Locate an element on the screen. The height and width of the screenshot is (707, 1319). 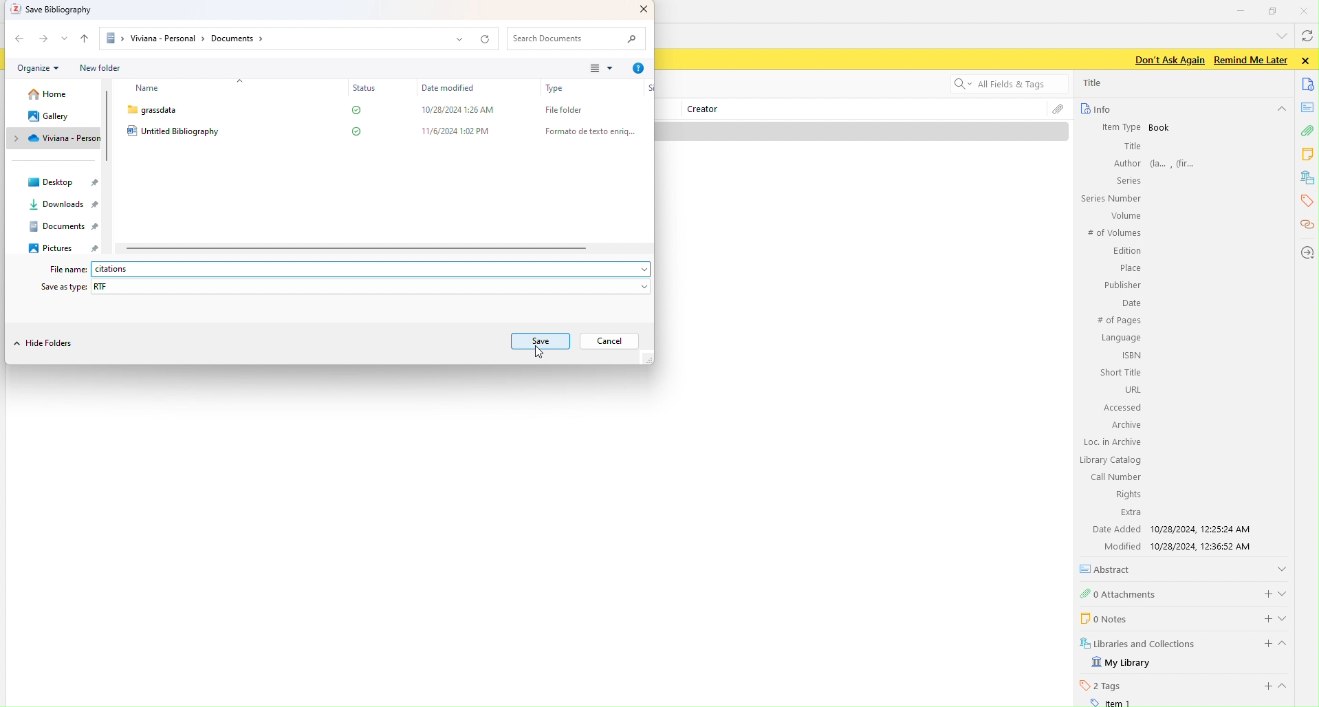
Close is located at coordinates (1306, 10).